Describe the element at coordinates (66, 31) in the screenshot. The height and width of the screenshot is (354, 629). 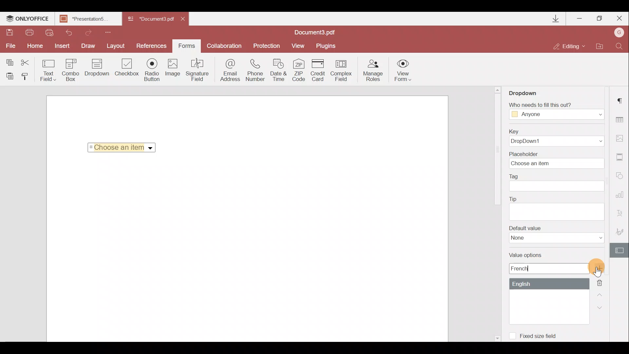
I see `Undo` at that location.